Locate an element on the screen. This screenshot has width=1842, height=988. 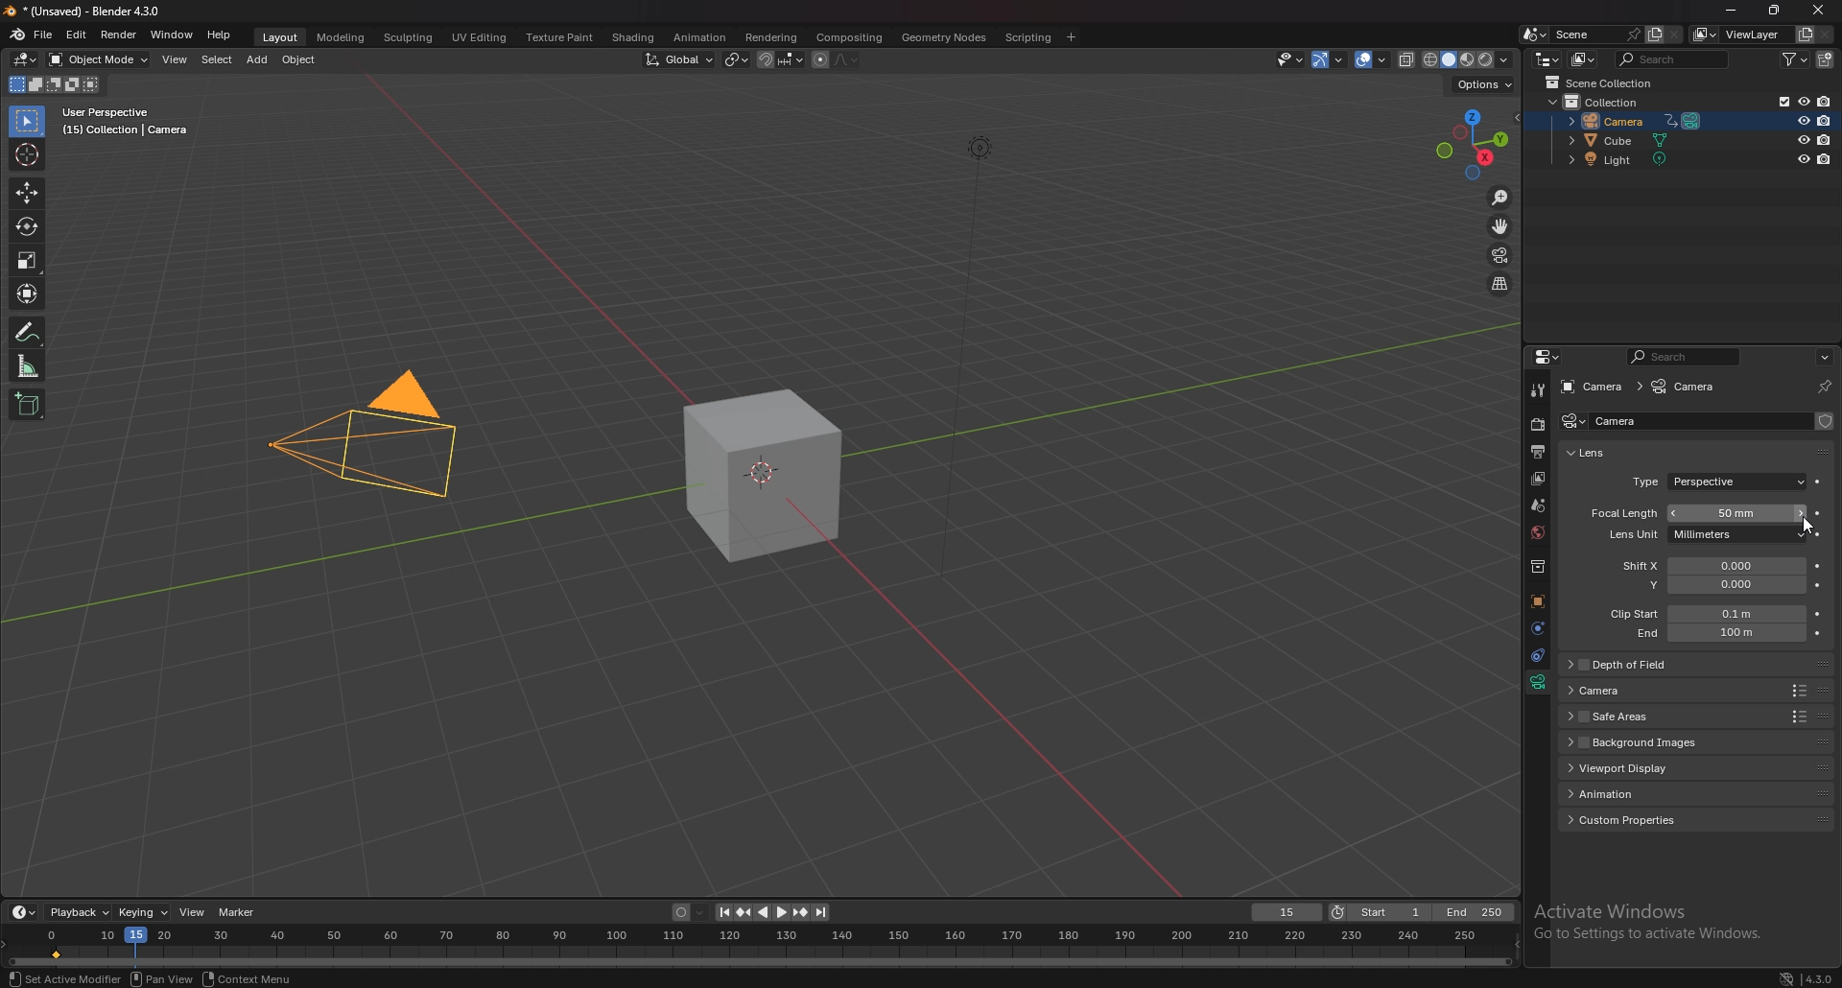
edit is located at coordinates (78, 34).